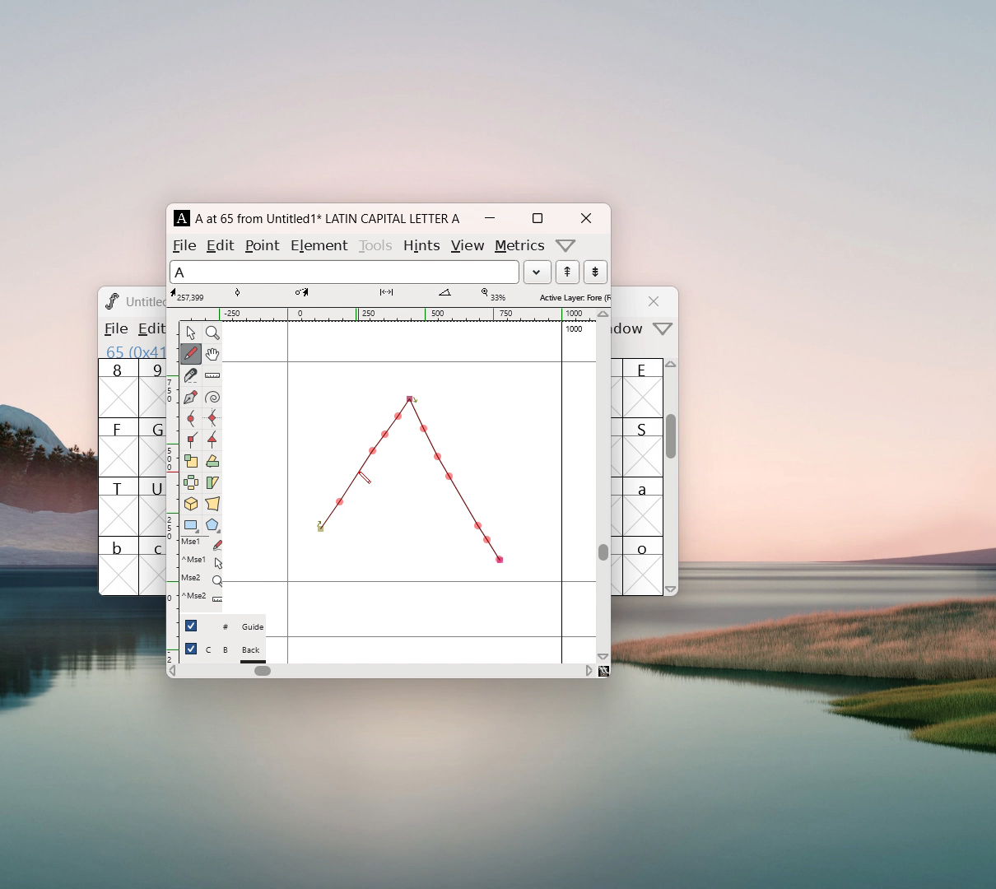 The image size is (996, 889). What do you see at coordinates (263, 671) in the screenshot?
I see `horizontal scrollbar` at bounding box center [263, 671].